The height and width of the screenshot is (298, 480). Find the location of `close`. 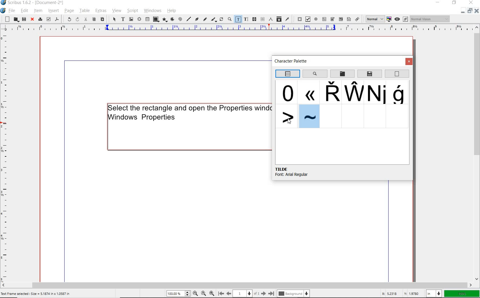

close is located at coordinates (471, 3).